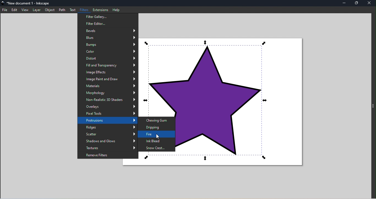 Image resolution: width=376 pixels, height=199 pixels. Describe the element at coordinates (108, 72) in the screenshot. I see `Image effects` at that location.